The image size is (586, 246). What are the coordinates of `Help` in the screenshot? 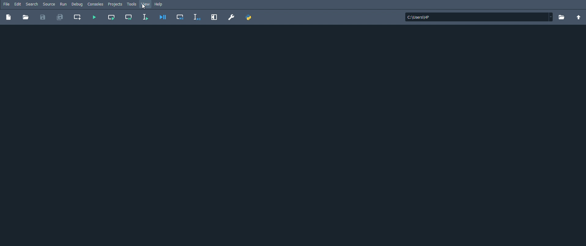 It's located at (160, 5).